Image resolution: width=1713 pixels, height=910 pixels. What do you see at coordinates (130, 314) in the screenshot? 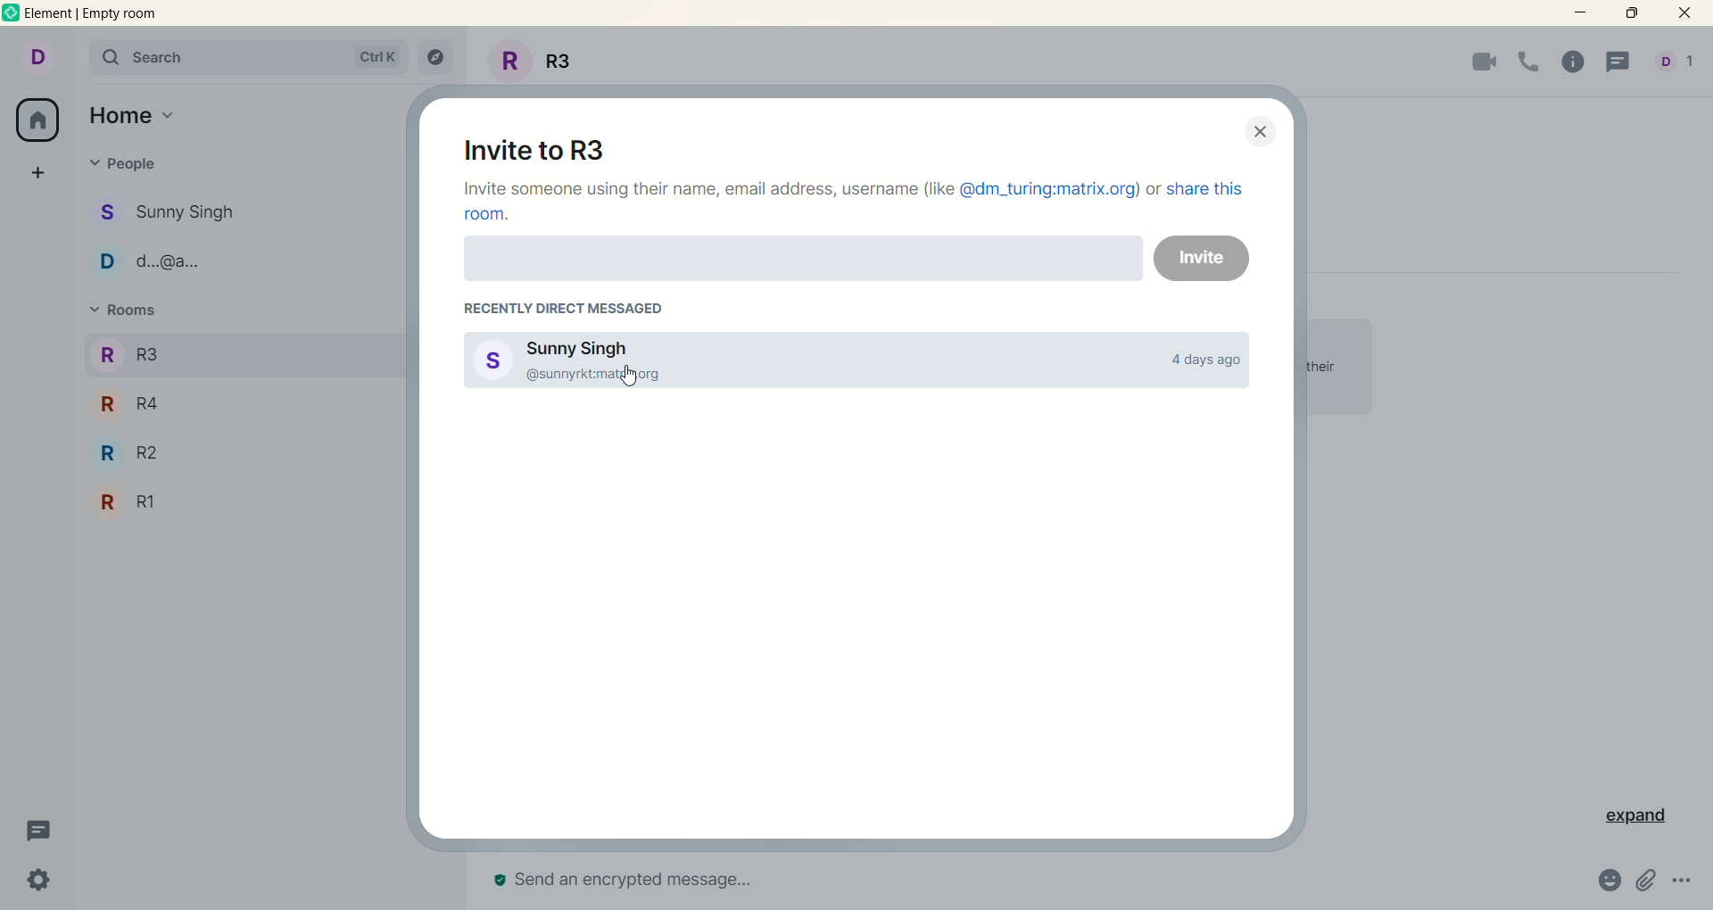
I see `rooms` at bounding box center [130, 314].